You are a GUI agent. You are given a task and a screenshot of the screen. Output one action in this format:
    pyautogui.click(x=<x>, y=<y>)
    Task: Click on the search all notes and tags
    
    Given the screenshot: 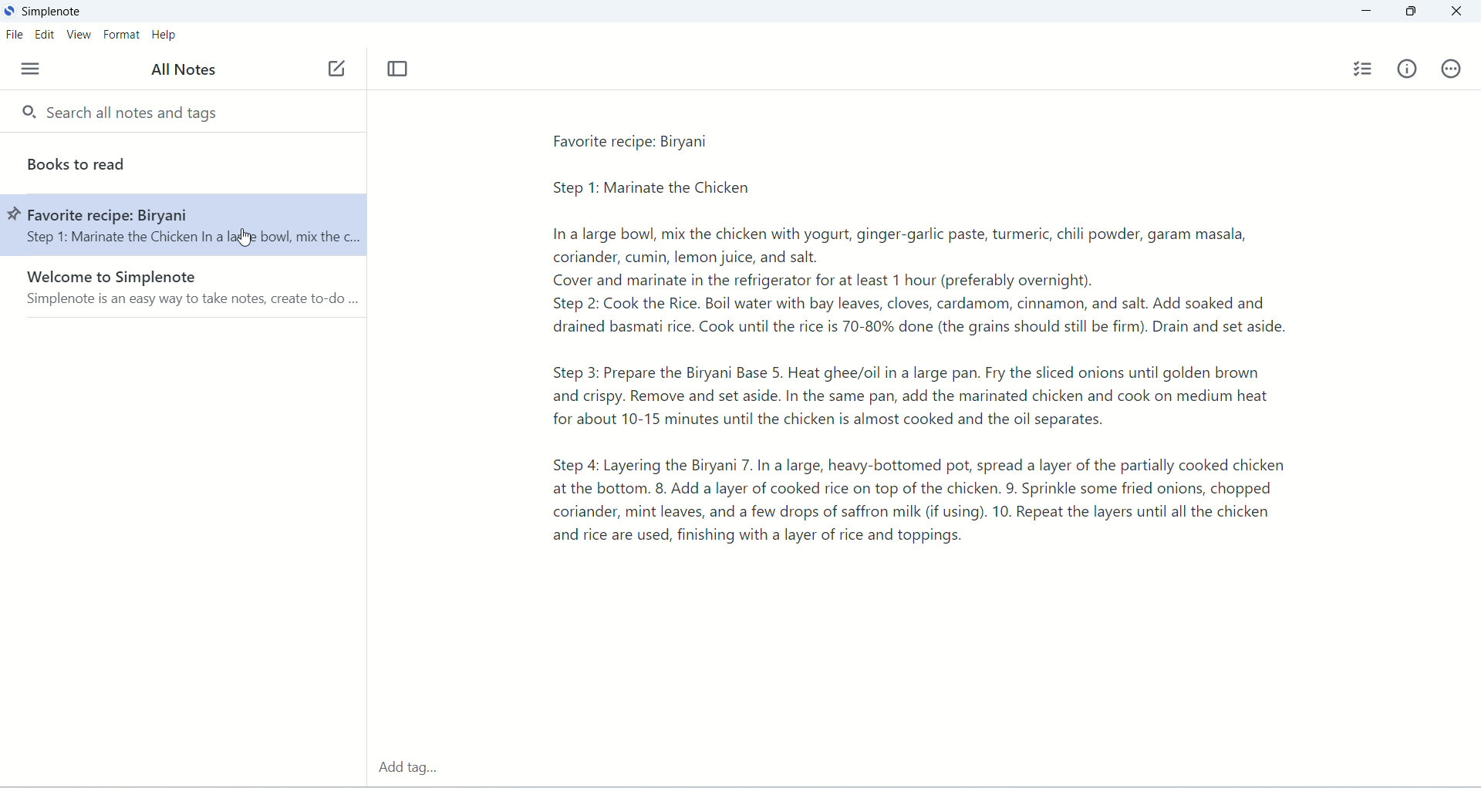 What is the action you would take?
    pyautogui.click(x=130, y=113)
    